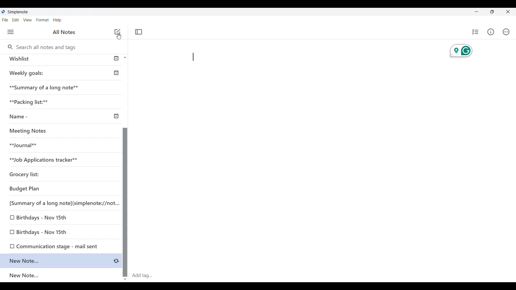  I want to click on Meeting Notes, so click(31, 130).